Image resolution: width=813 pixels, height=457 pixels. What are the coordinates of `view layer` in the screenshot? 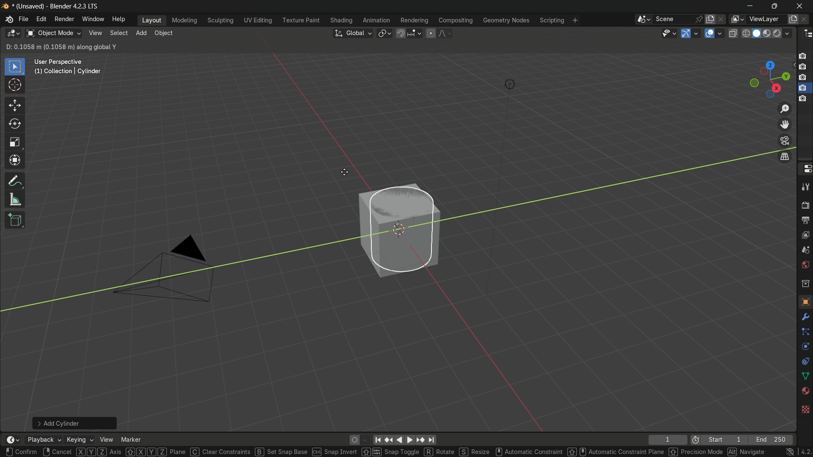 It's located at (805, 235).